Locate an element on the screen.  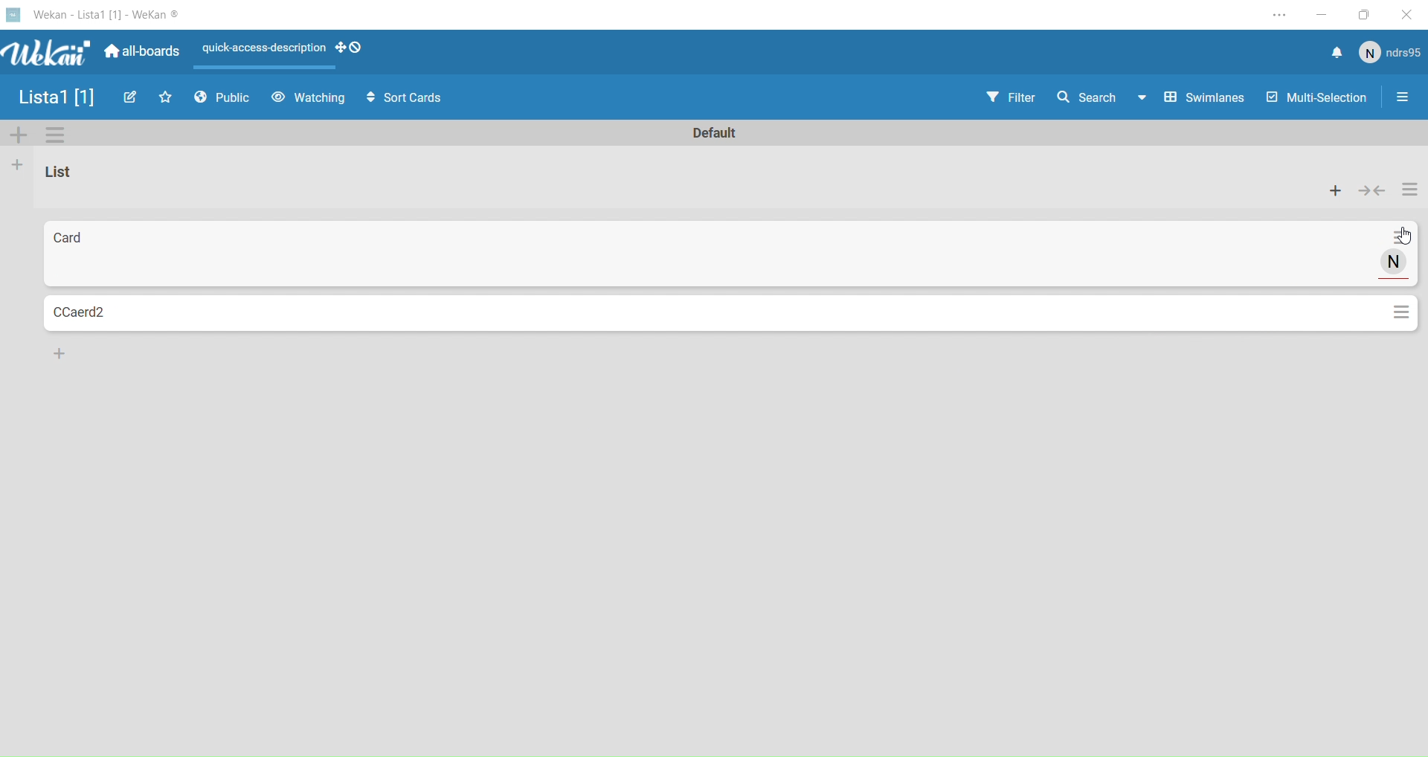
User is located at coordinates (1386, 266).